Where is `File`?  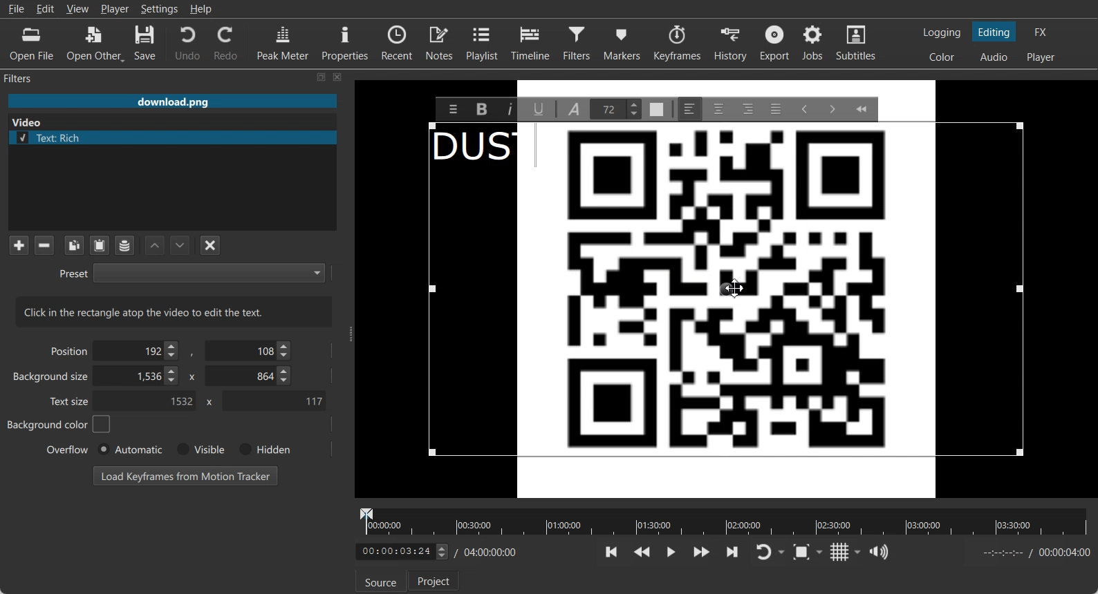
File is located at coordinates (16, 9).